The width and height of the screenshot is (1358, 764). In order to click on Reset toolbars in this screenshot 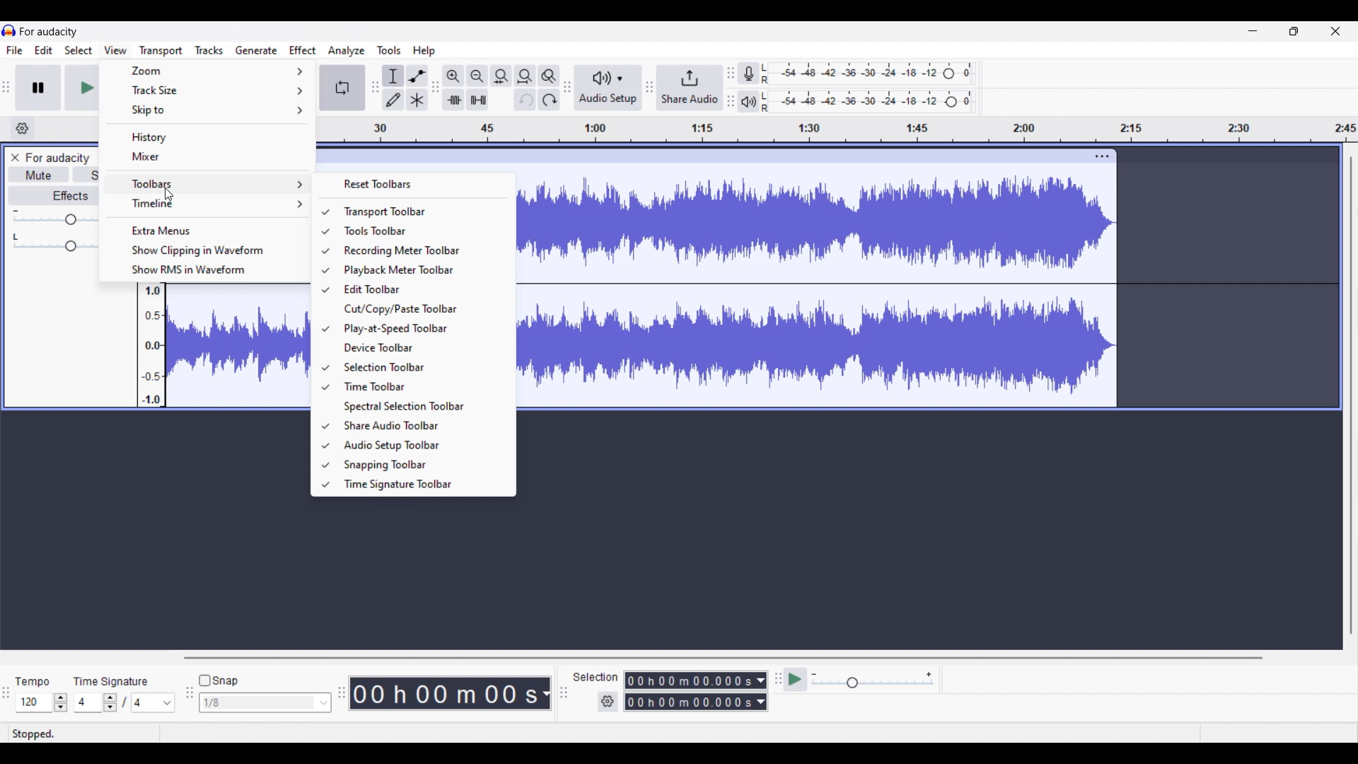, I will do `click(414, 184)`.